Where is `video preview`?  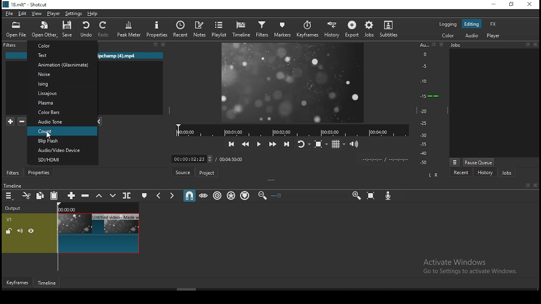
video preview is located at coordinates (296, 84).